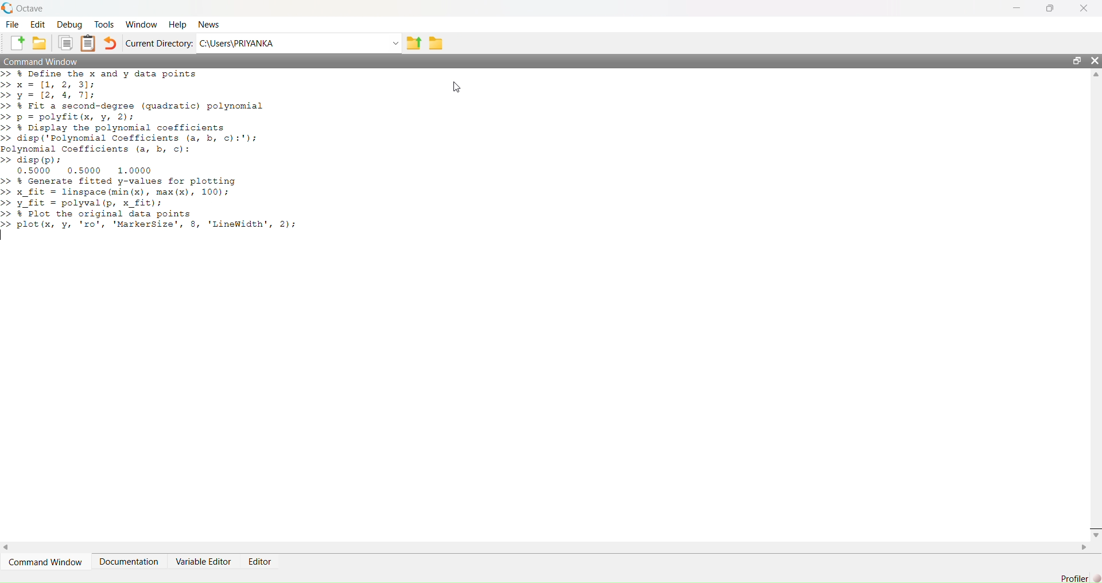  I want to click on Close, so click(1095, 530).